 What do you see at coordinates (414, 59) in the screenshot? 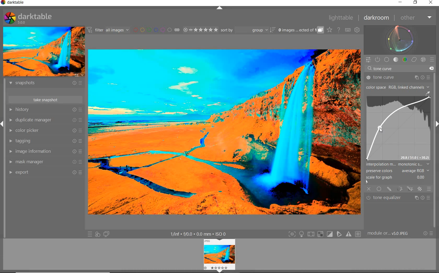
I see `correct` at bounding box center [414, 59].